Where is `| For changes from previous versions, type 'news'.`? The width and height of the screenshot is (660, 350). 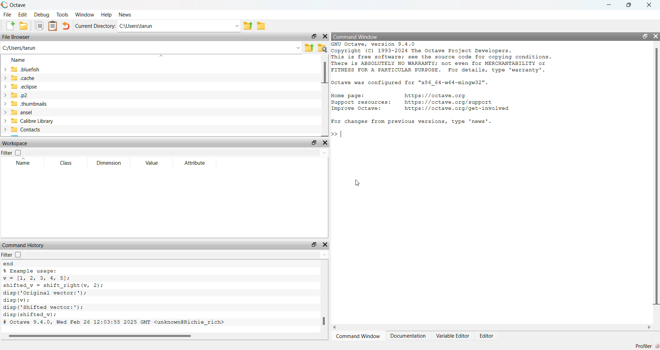
| For changes from previous versions, type 'news'. is located at coordinates (410, 122).